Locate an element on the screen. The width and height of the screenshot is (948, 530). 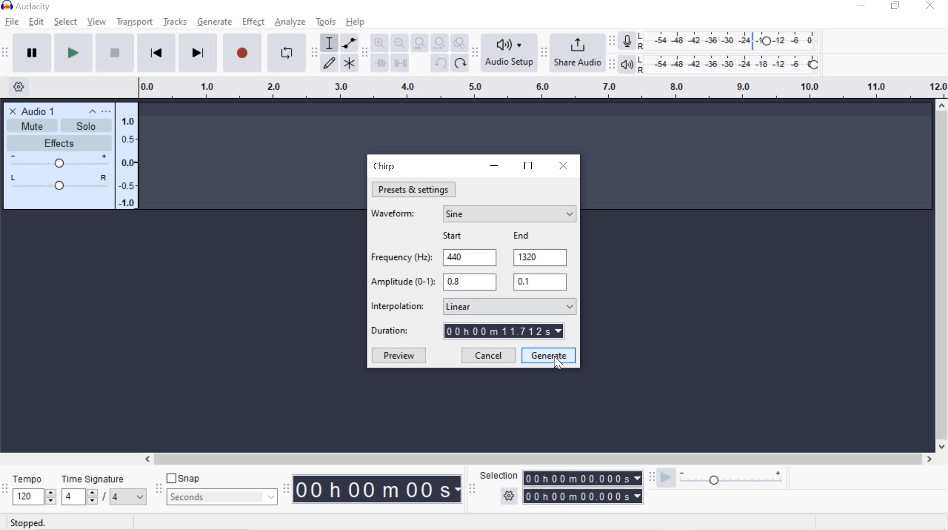
Waveform is located at coordinates (396, 216).